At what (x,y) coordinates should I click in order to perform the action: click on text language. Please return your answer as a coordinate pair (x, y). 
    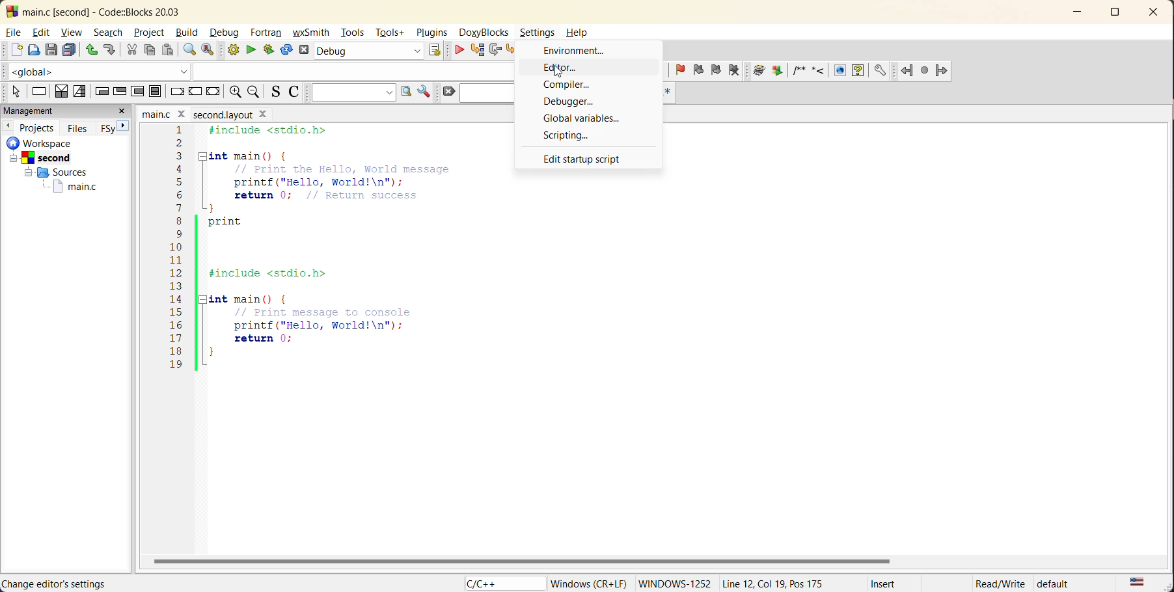
    Looking at the image, I should click on (1140, 582).